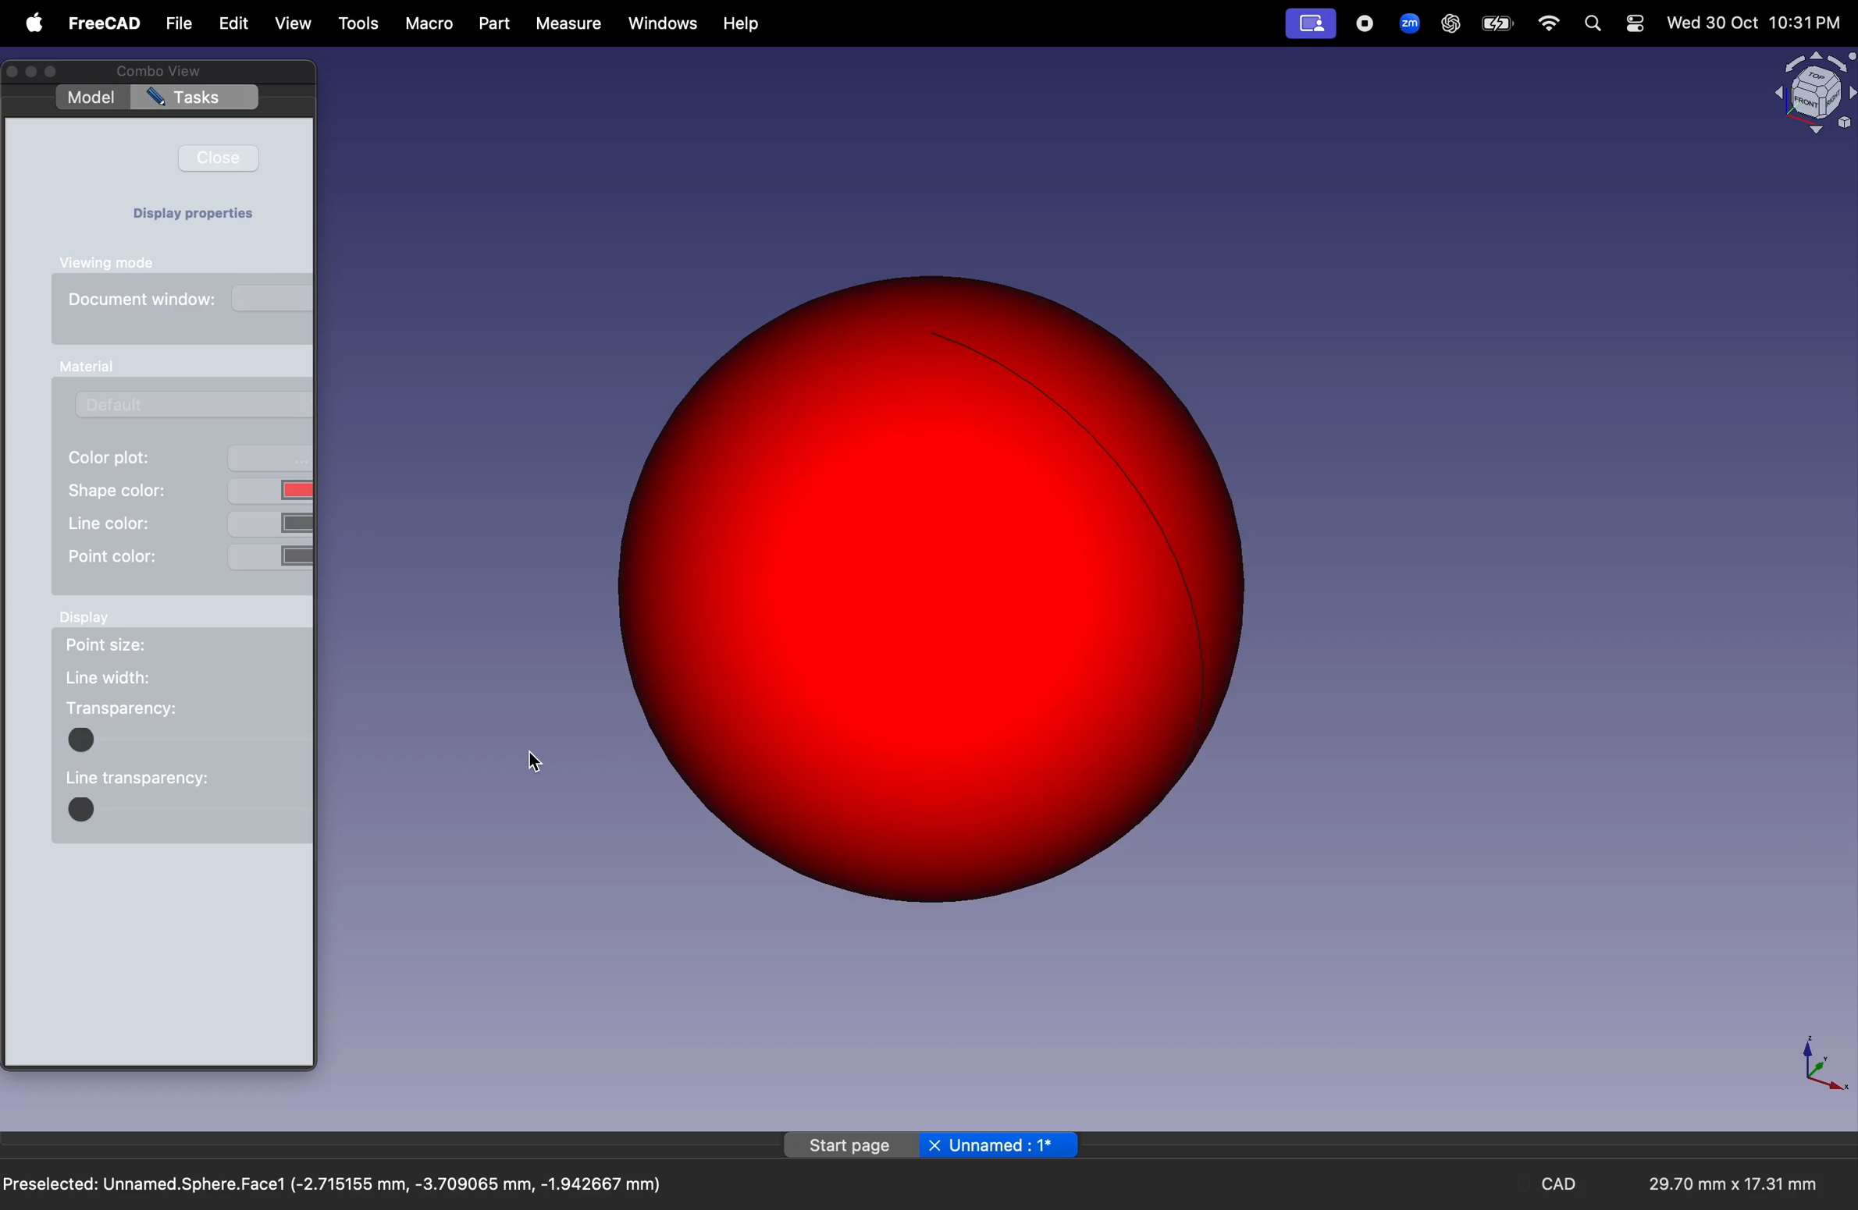 The height and width of the screenshot is (1210, 1858). What do you see at coordinates (294, 26) in the screenshot?
I see `view` at bounding box center [294, 26].